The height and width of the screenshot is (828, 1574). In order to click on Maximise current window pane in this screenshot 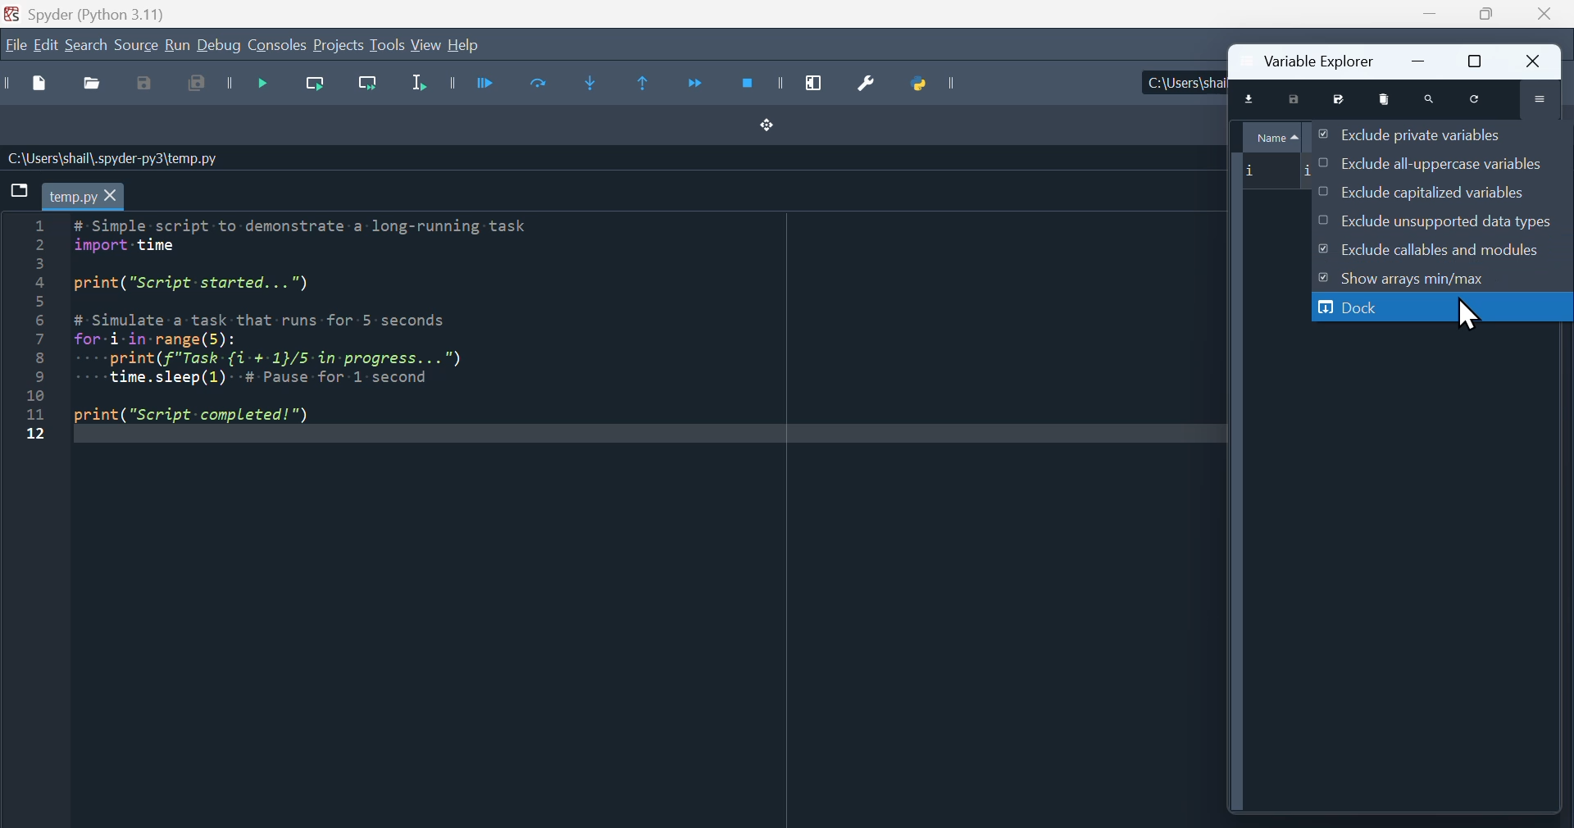, I will do `click(820, 83)`.